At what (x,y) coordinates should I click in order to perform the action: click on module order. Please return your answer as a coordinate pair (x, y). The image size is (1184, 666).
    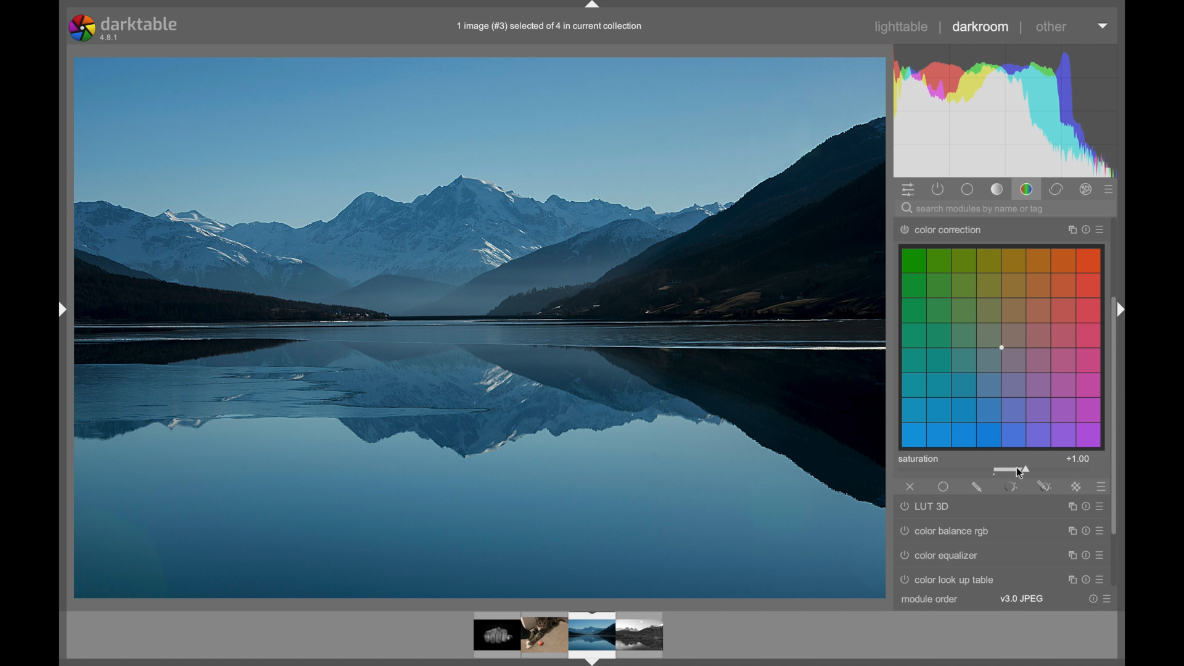
    Looking at the image, I should click on (930, 599).